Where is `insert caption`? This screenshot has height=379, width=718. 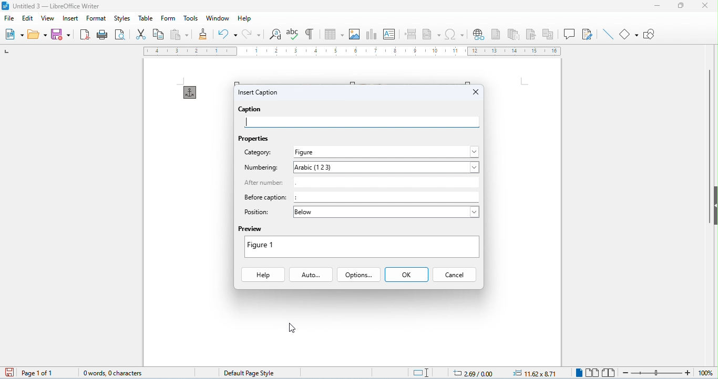
insert caption is located at coordinates (260, 93).